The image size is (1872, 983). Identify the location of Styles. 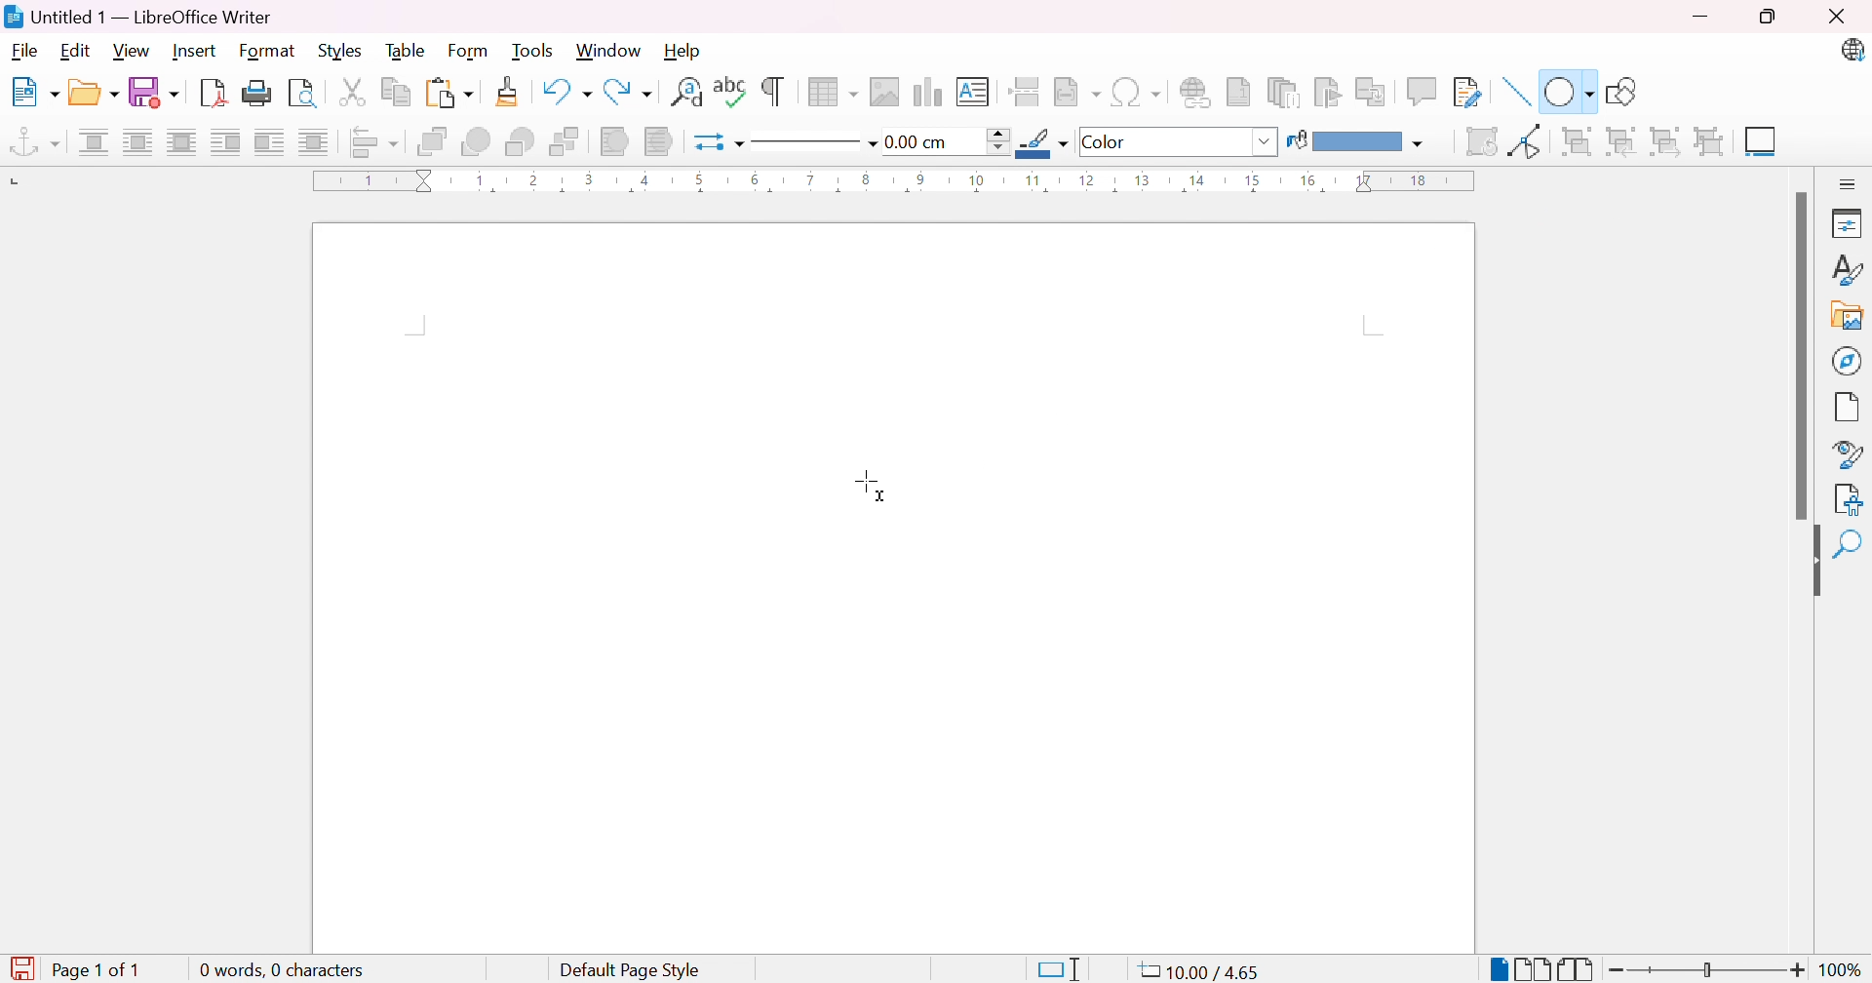
(1850, 271).